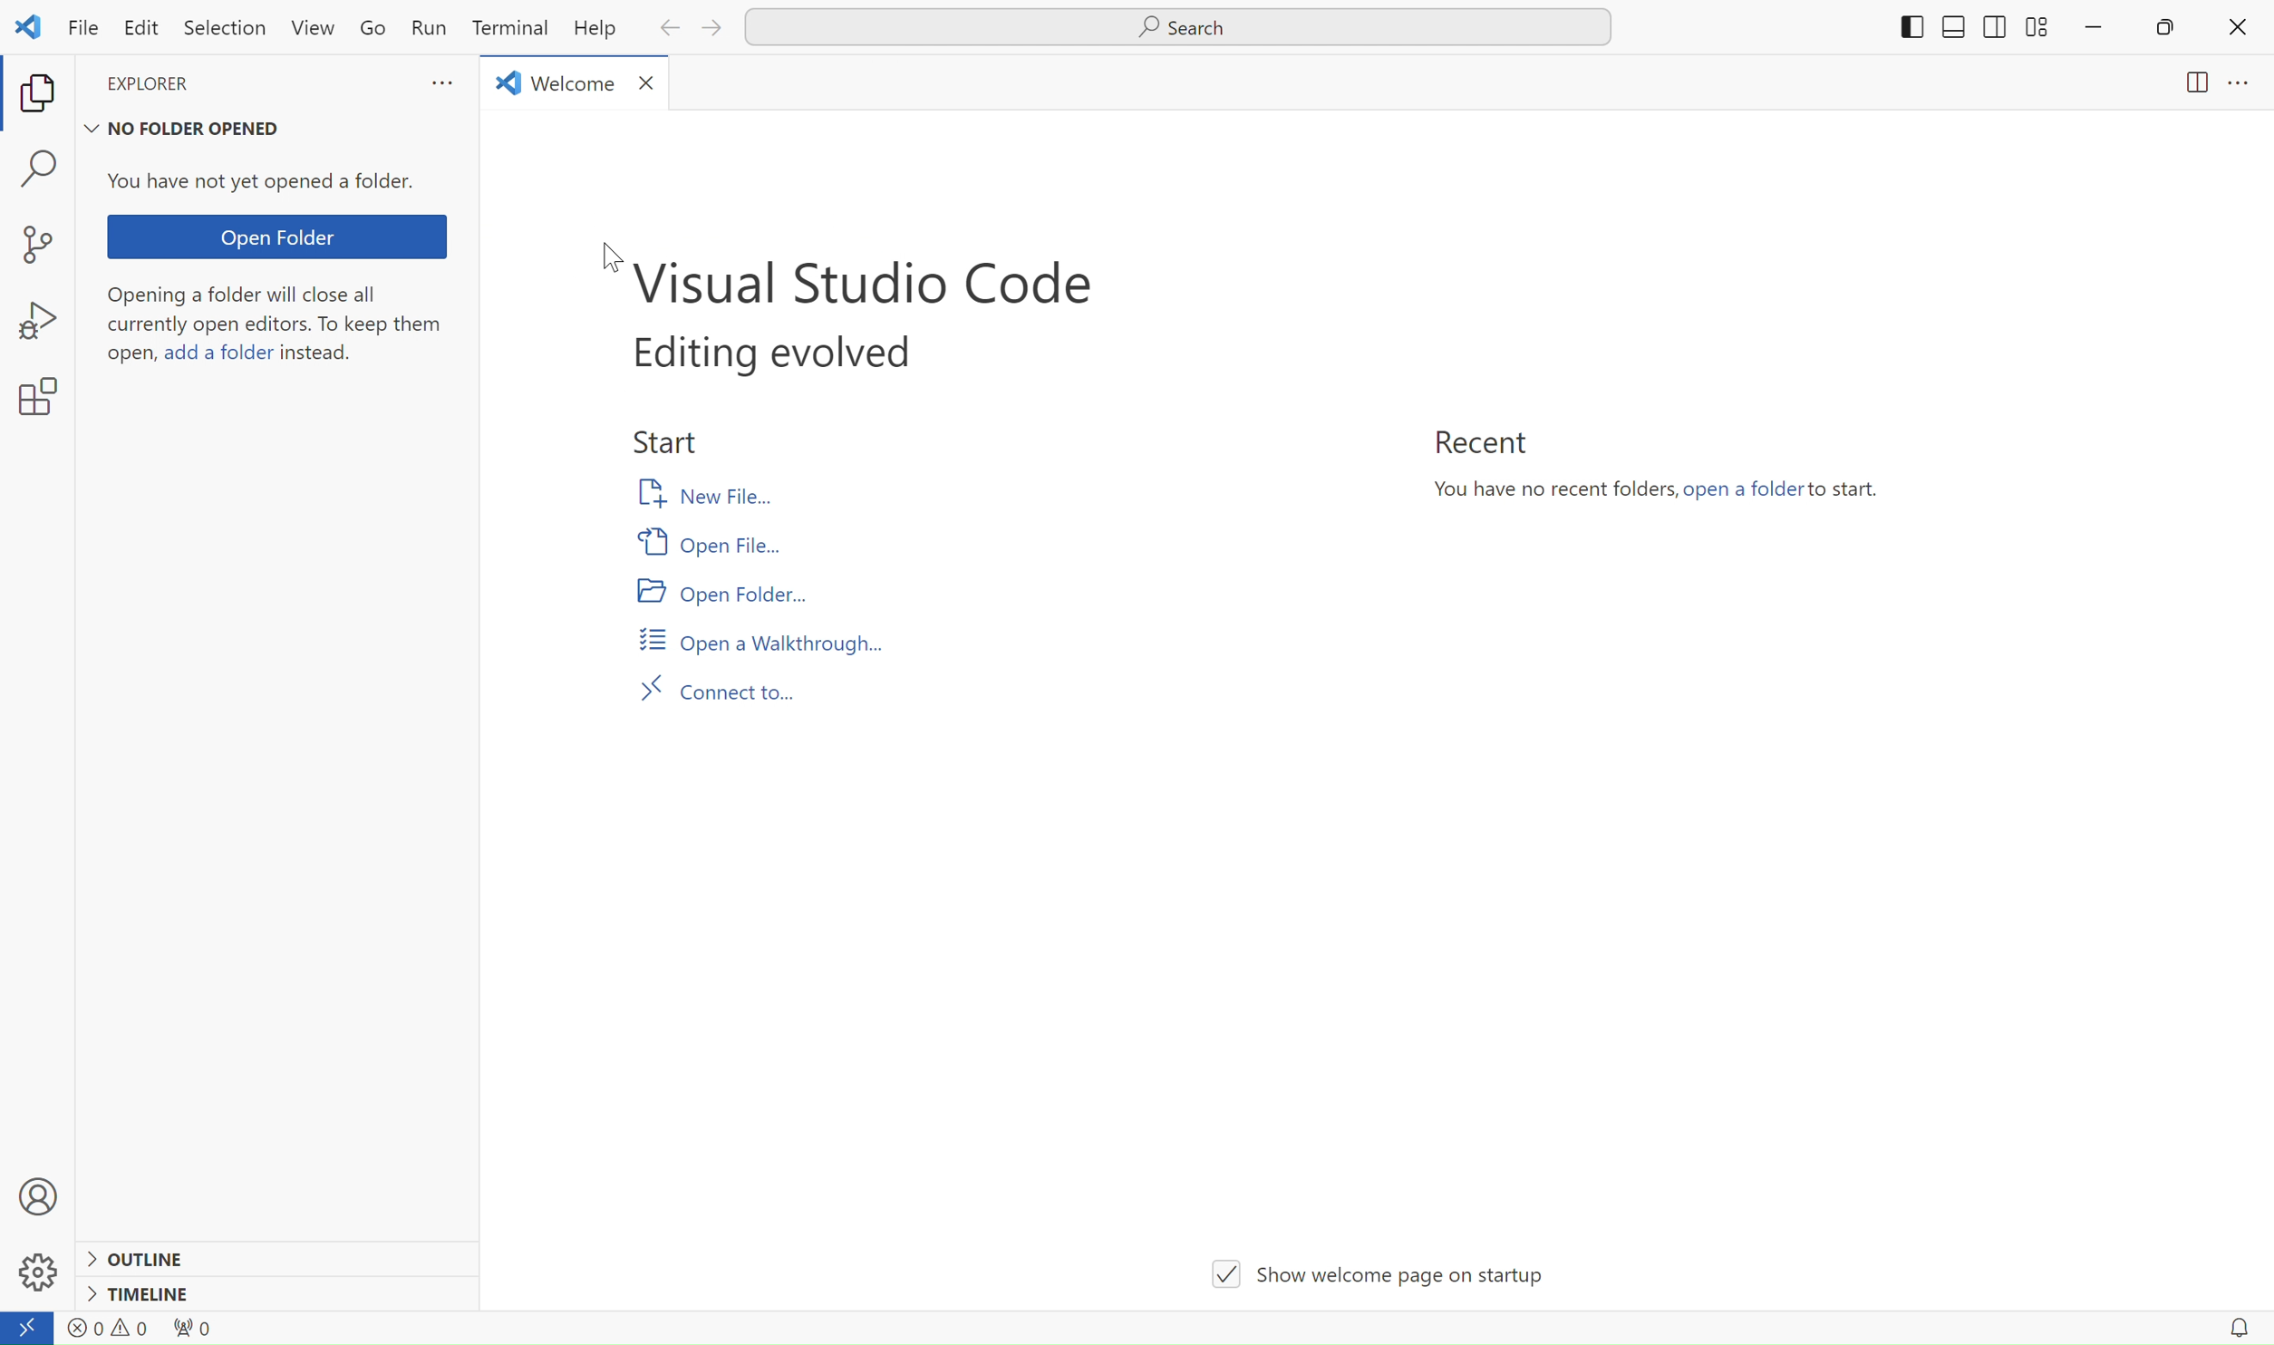 Image resolution: width=2274 pixels, height=1345 pixels. I want to click on no folder opened, so click(189, 125).